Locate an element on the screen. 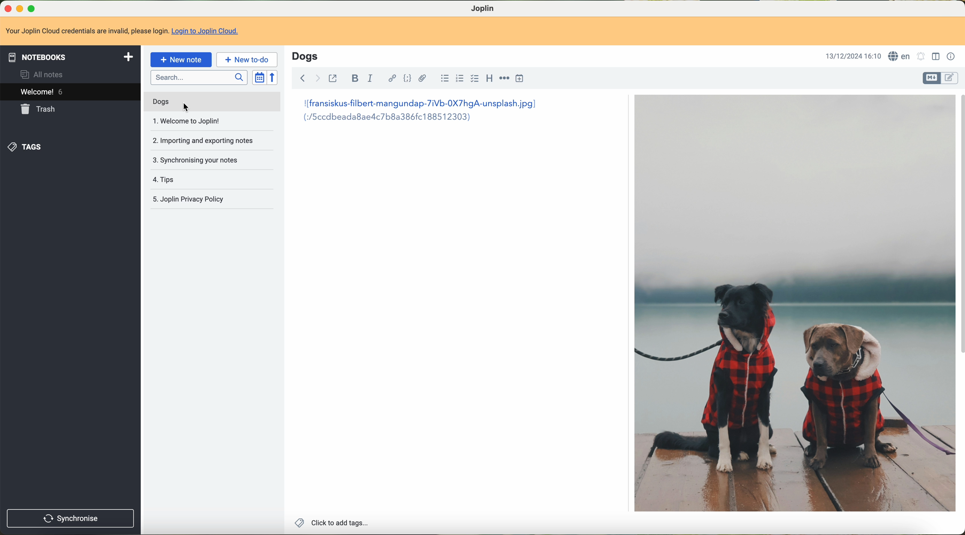 This screenshot has height=535, width=965. new to-do is located at coordinates (247, 60).